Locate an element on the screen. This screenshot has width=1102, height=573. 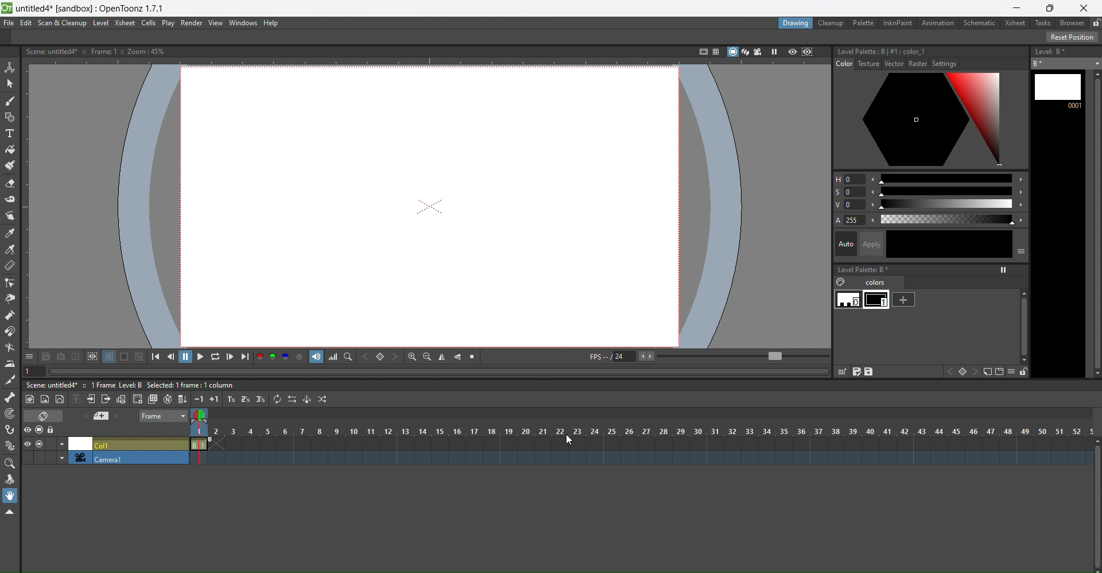
0 is located at coordinates (856, 179).